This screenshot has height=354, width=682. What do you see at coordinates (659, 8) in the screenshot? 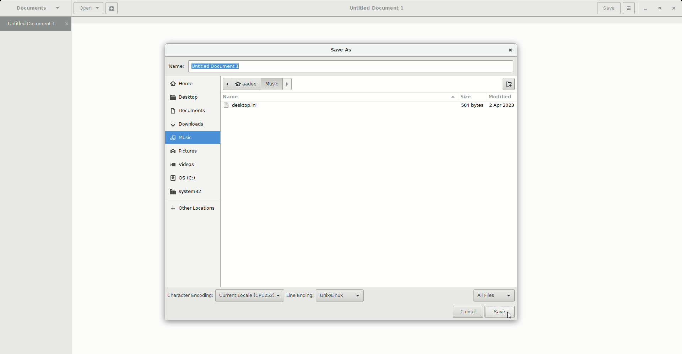
I see `Restore` at bounding box center [659, 8].